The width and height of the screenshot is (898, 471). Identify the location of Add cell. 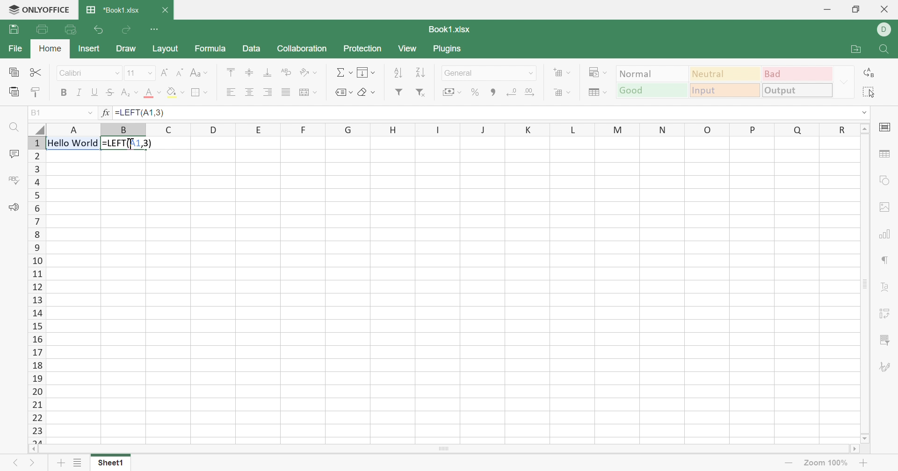
(564, 72).